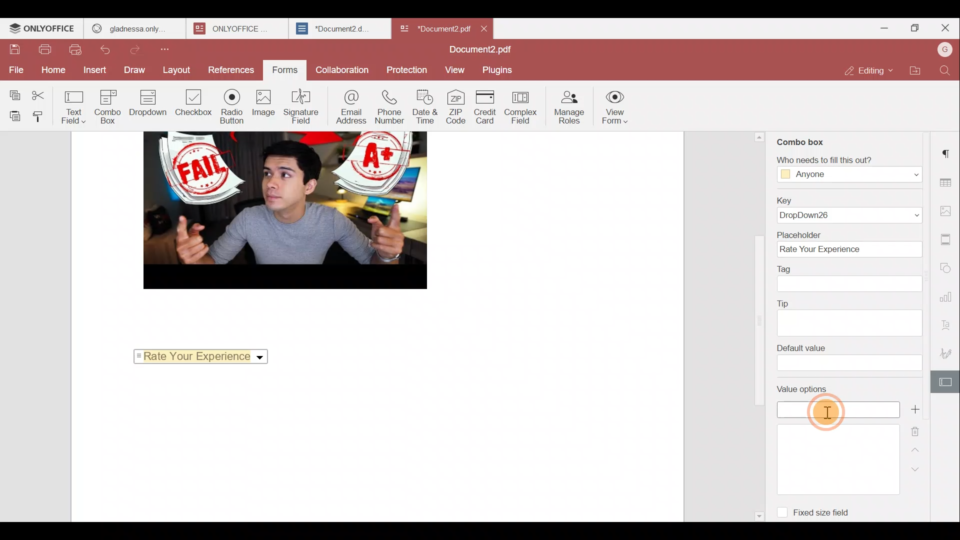  I want to click on Radio, so click(232, 107).